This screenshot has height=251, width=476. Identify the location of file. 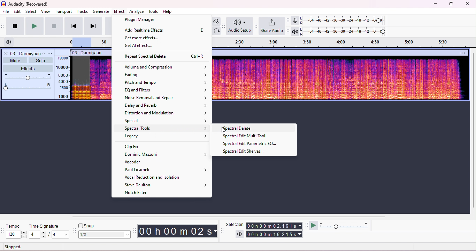
(6, 11).